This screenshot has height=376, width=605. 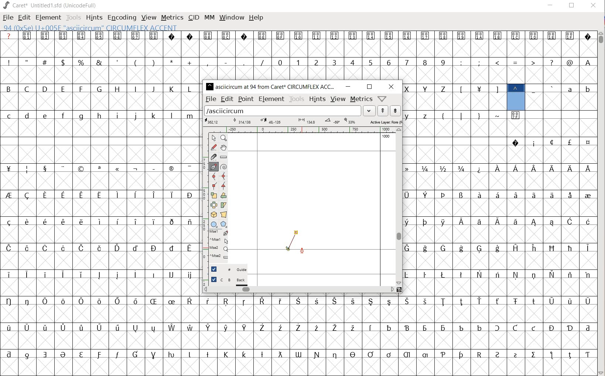 What do you see at coordinates (298, 289) in the screenshot?
I see `scrollbar` at bounding box center [298, 289].